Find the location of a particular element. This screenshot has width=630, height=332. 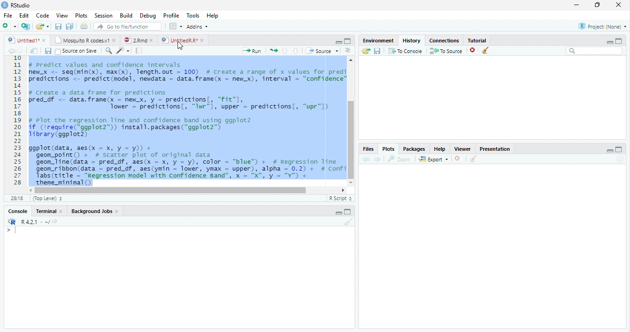

Maximize is located at coordinates (597, 5).